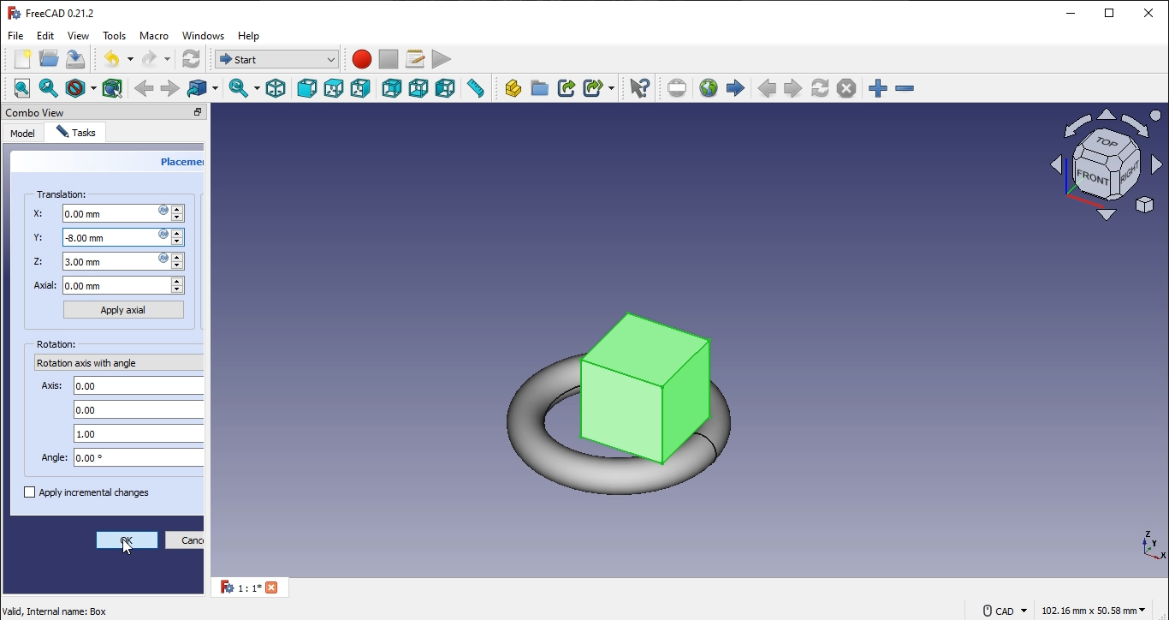  I want to click on execute macro recording, so click(441, 60).